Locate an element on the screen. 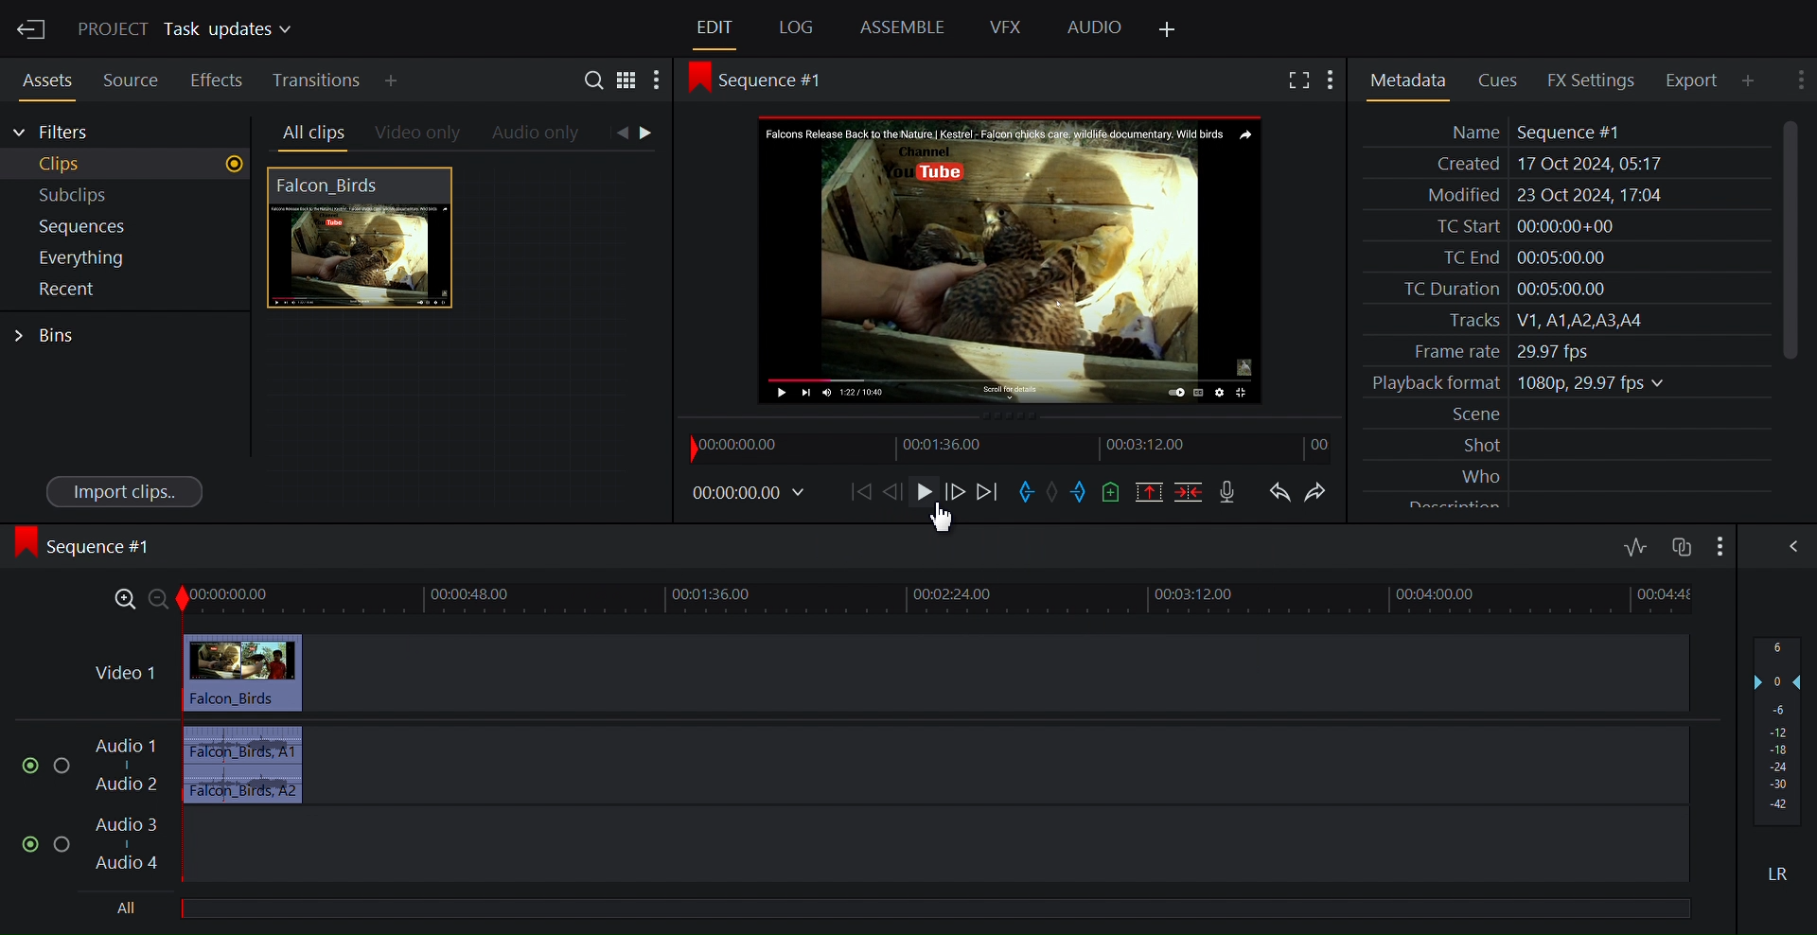 The image size is (1817, 935). Clear marks is located at coordinates (1052, 491).